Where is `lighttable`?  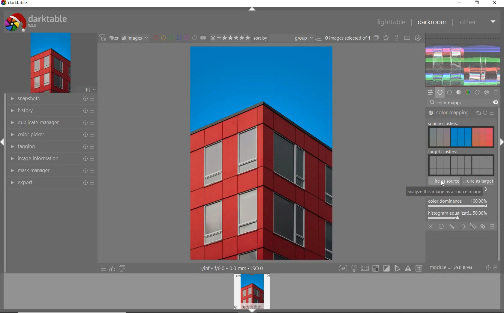
lighttable is located at coordinates (393, 22).